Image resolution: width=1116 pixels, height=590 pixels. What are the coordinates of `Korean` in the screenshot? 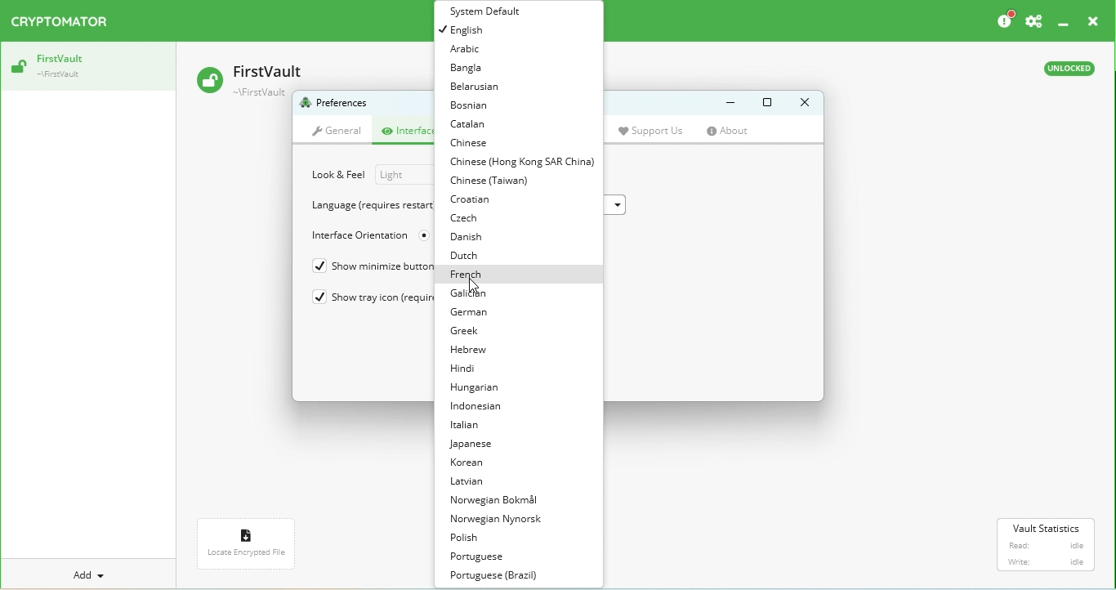 It's located at (472, 463).